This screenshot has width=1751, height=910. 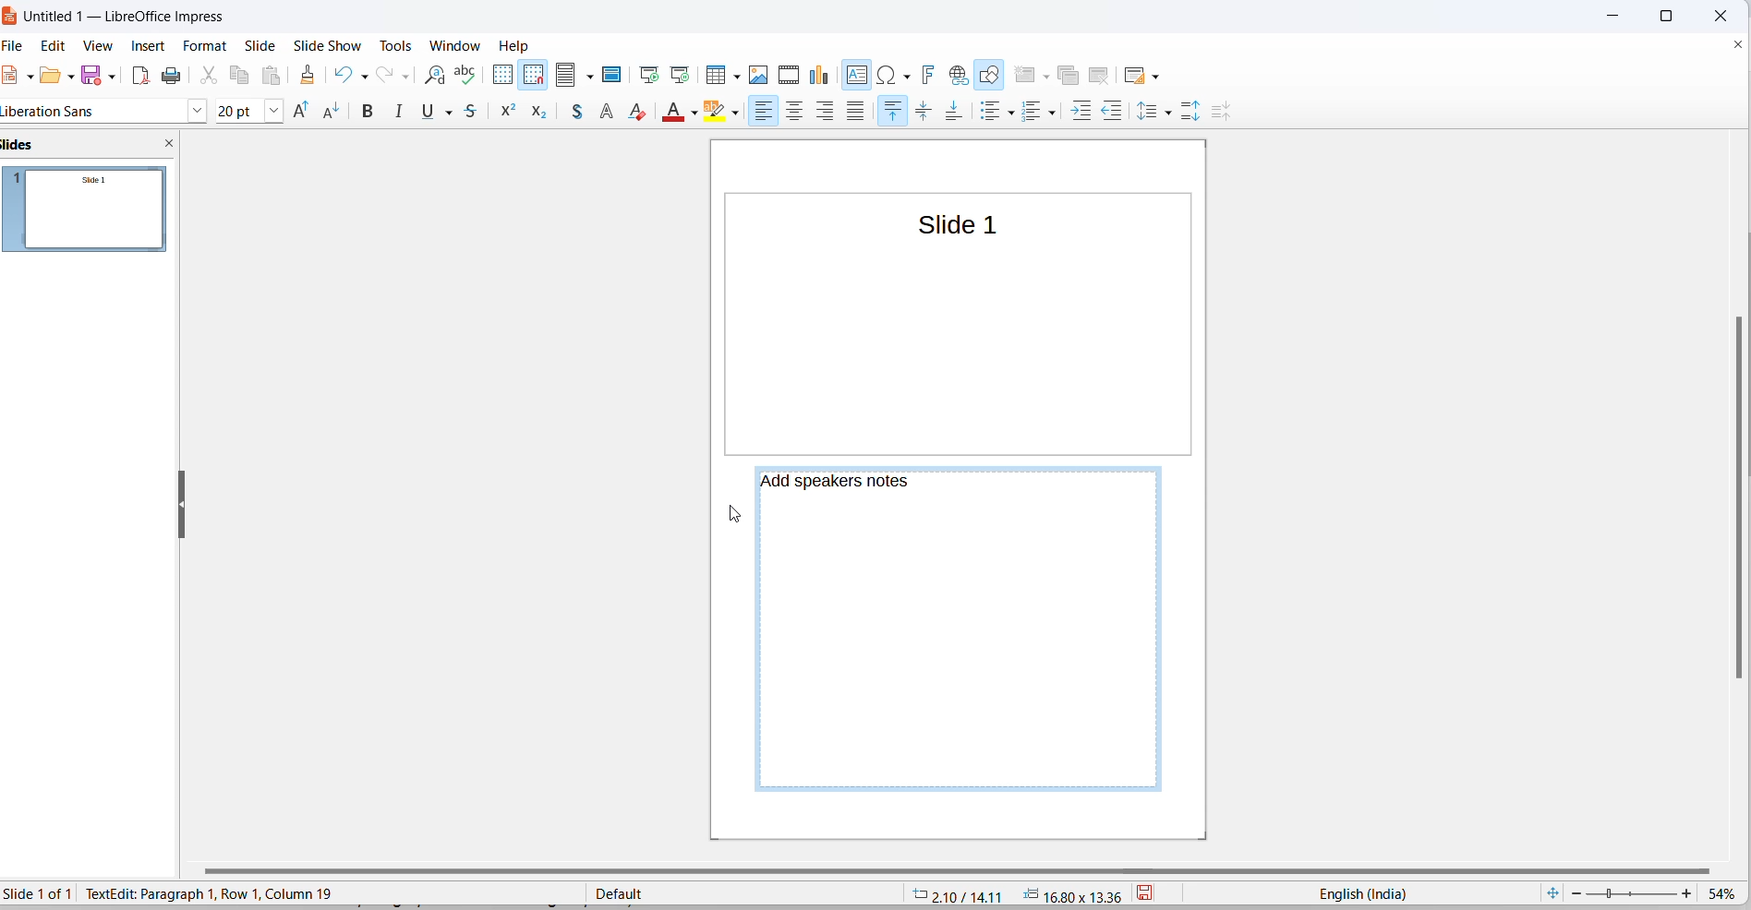 I want to click on close document, so click(x=1738, y=45).